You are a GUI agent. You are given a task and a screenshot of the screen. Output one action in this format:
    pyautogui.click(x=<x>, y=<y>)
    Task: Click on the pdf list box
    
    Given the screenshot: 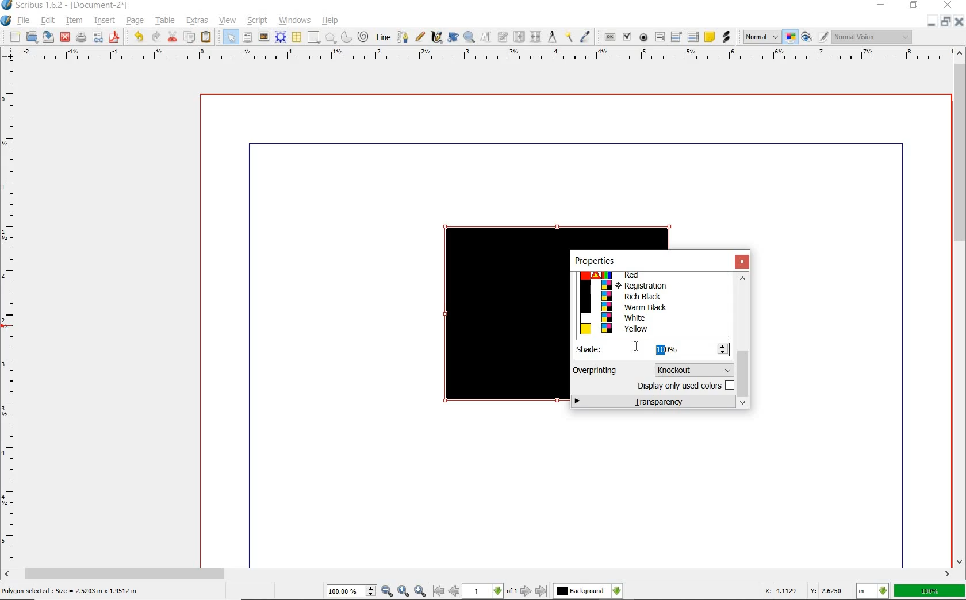 What is the action you would take?
    pyautogui.click(x=693, y=36)
    